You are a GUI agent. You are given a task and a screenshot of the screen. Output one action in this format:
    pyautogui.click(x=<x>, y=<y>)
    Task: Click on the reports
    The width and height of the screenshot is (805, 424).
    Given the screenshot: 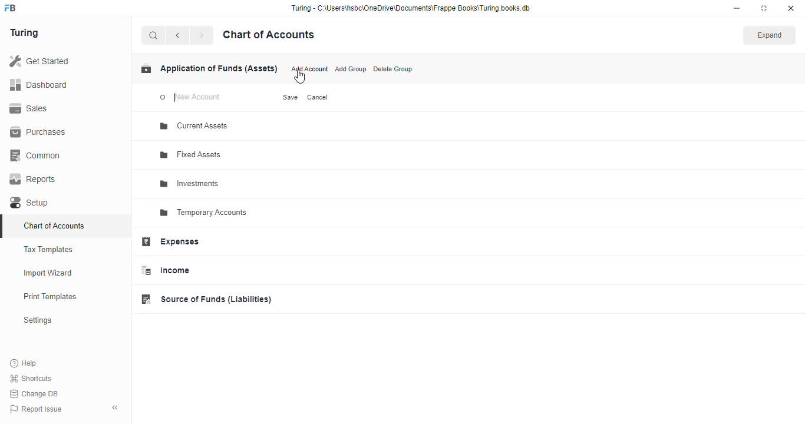 What is the action you would take?
    pyautogui.click(x=33, y=179)
    